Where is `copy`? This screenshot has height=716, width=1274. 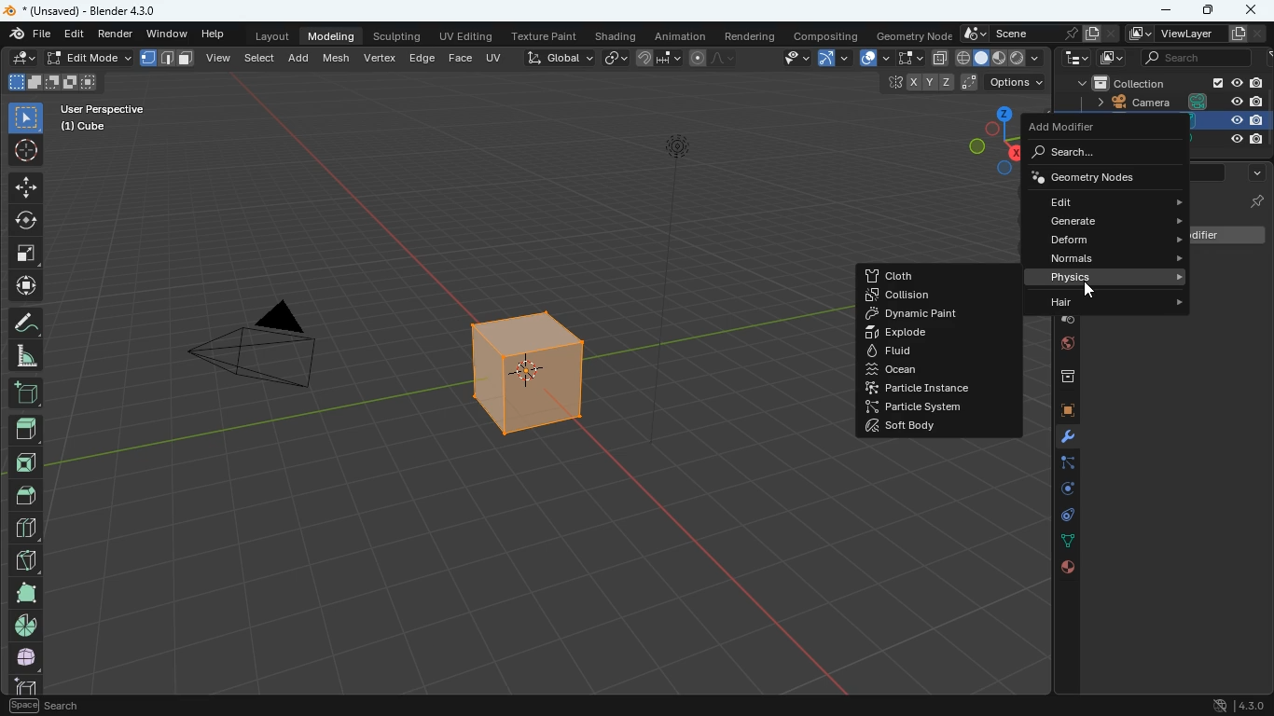 copy is located at coordinates (940, 59).